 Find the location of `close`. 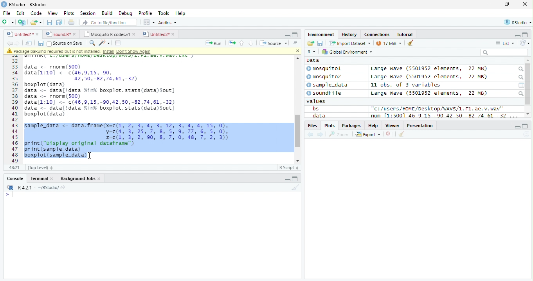

close is located at coordinates (297, 51).